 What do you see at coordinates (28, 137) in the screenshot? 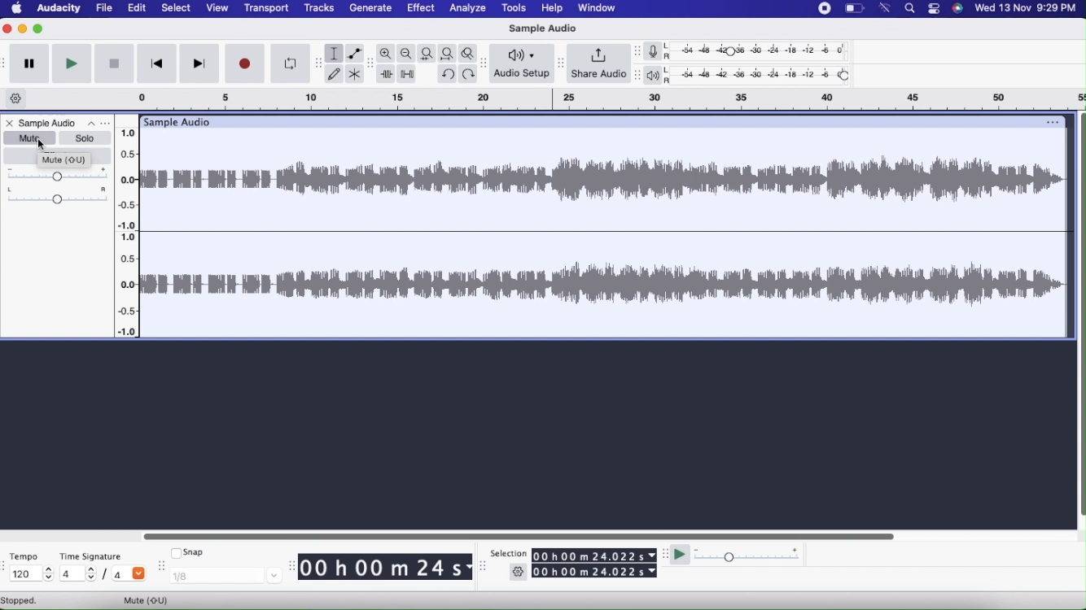
I see `Mute` at bounding box center [28, 137].